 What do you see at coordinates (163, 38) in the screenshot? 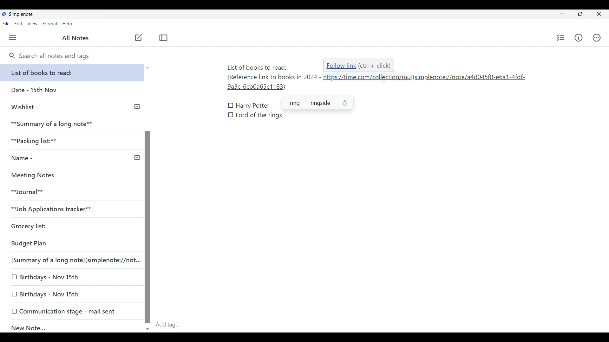
I see `Toggle focus mode` at bounding box center [163, 38].